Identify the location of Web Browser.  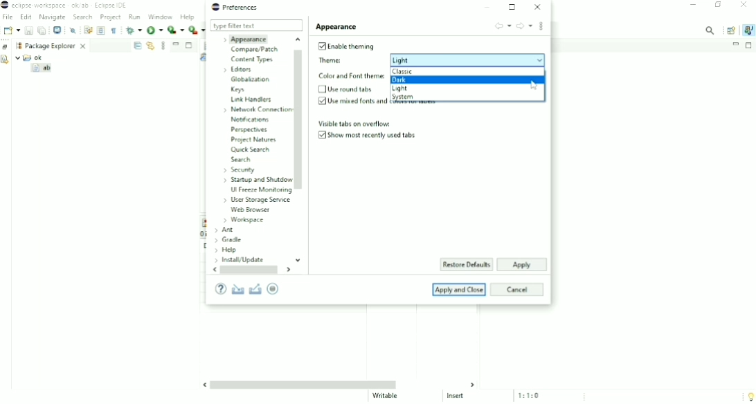
(251, 210).